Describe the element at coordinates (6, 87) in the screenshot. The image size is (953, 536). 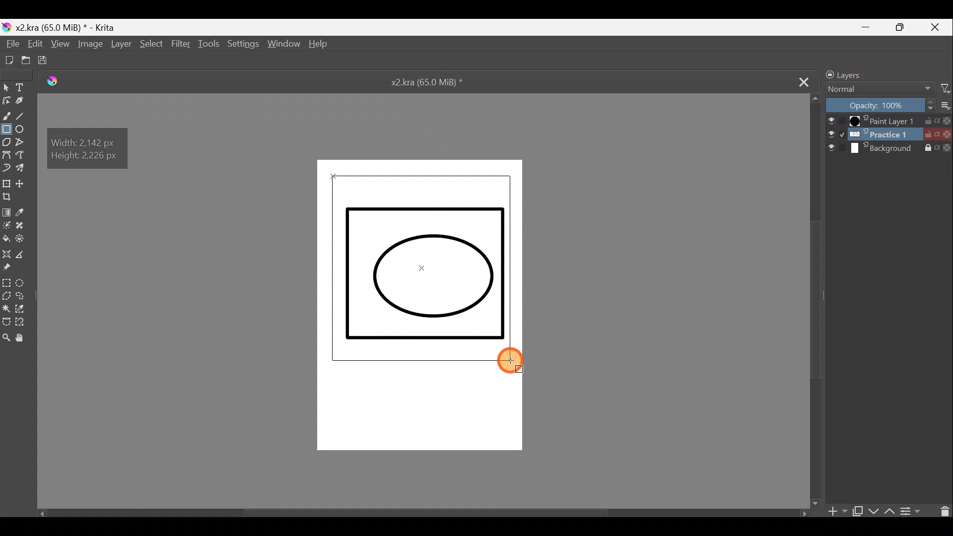
I see `Select shapes tool` at that location.